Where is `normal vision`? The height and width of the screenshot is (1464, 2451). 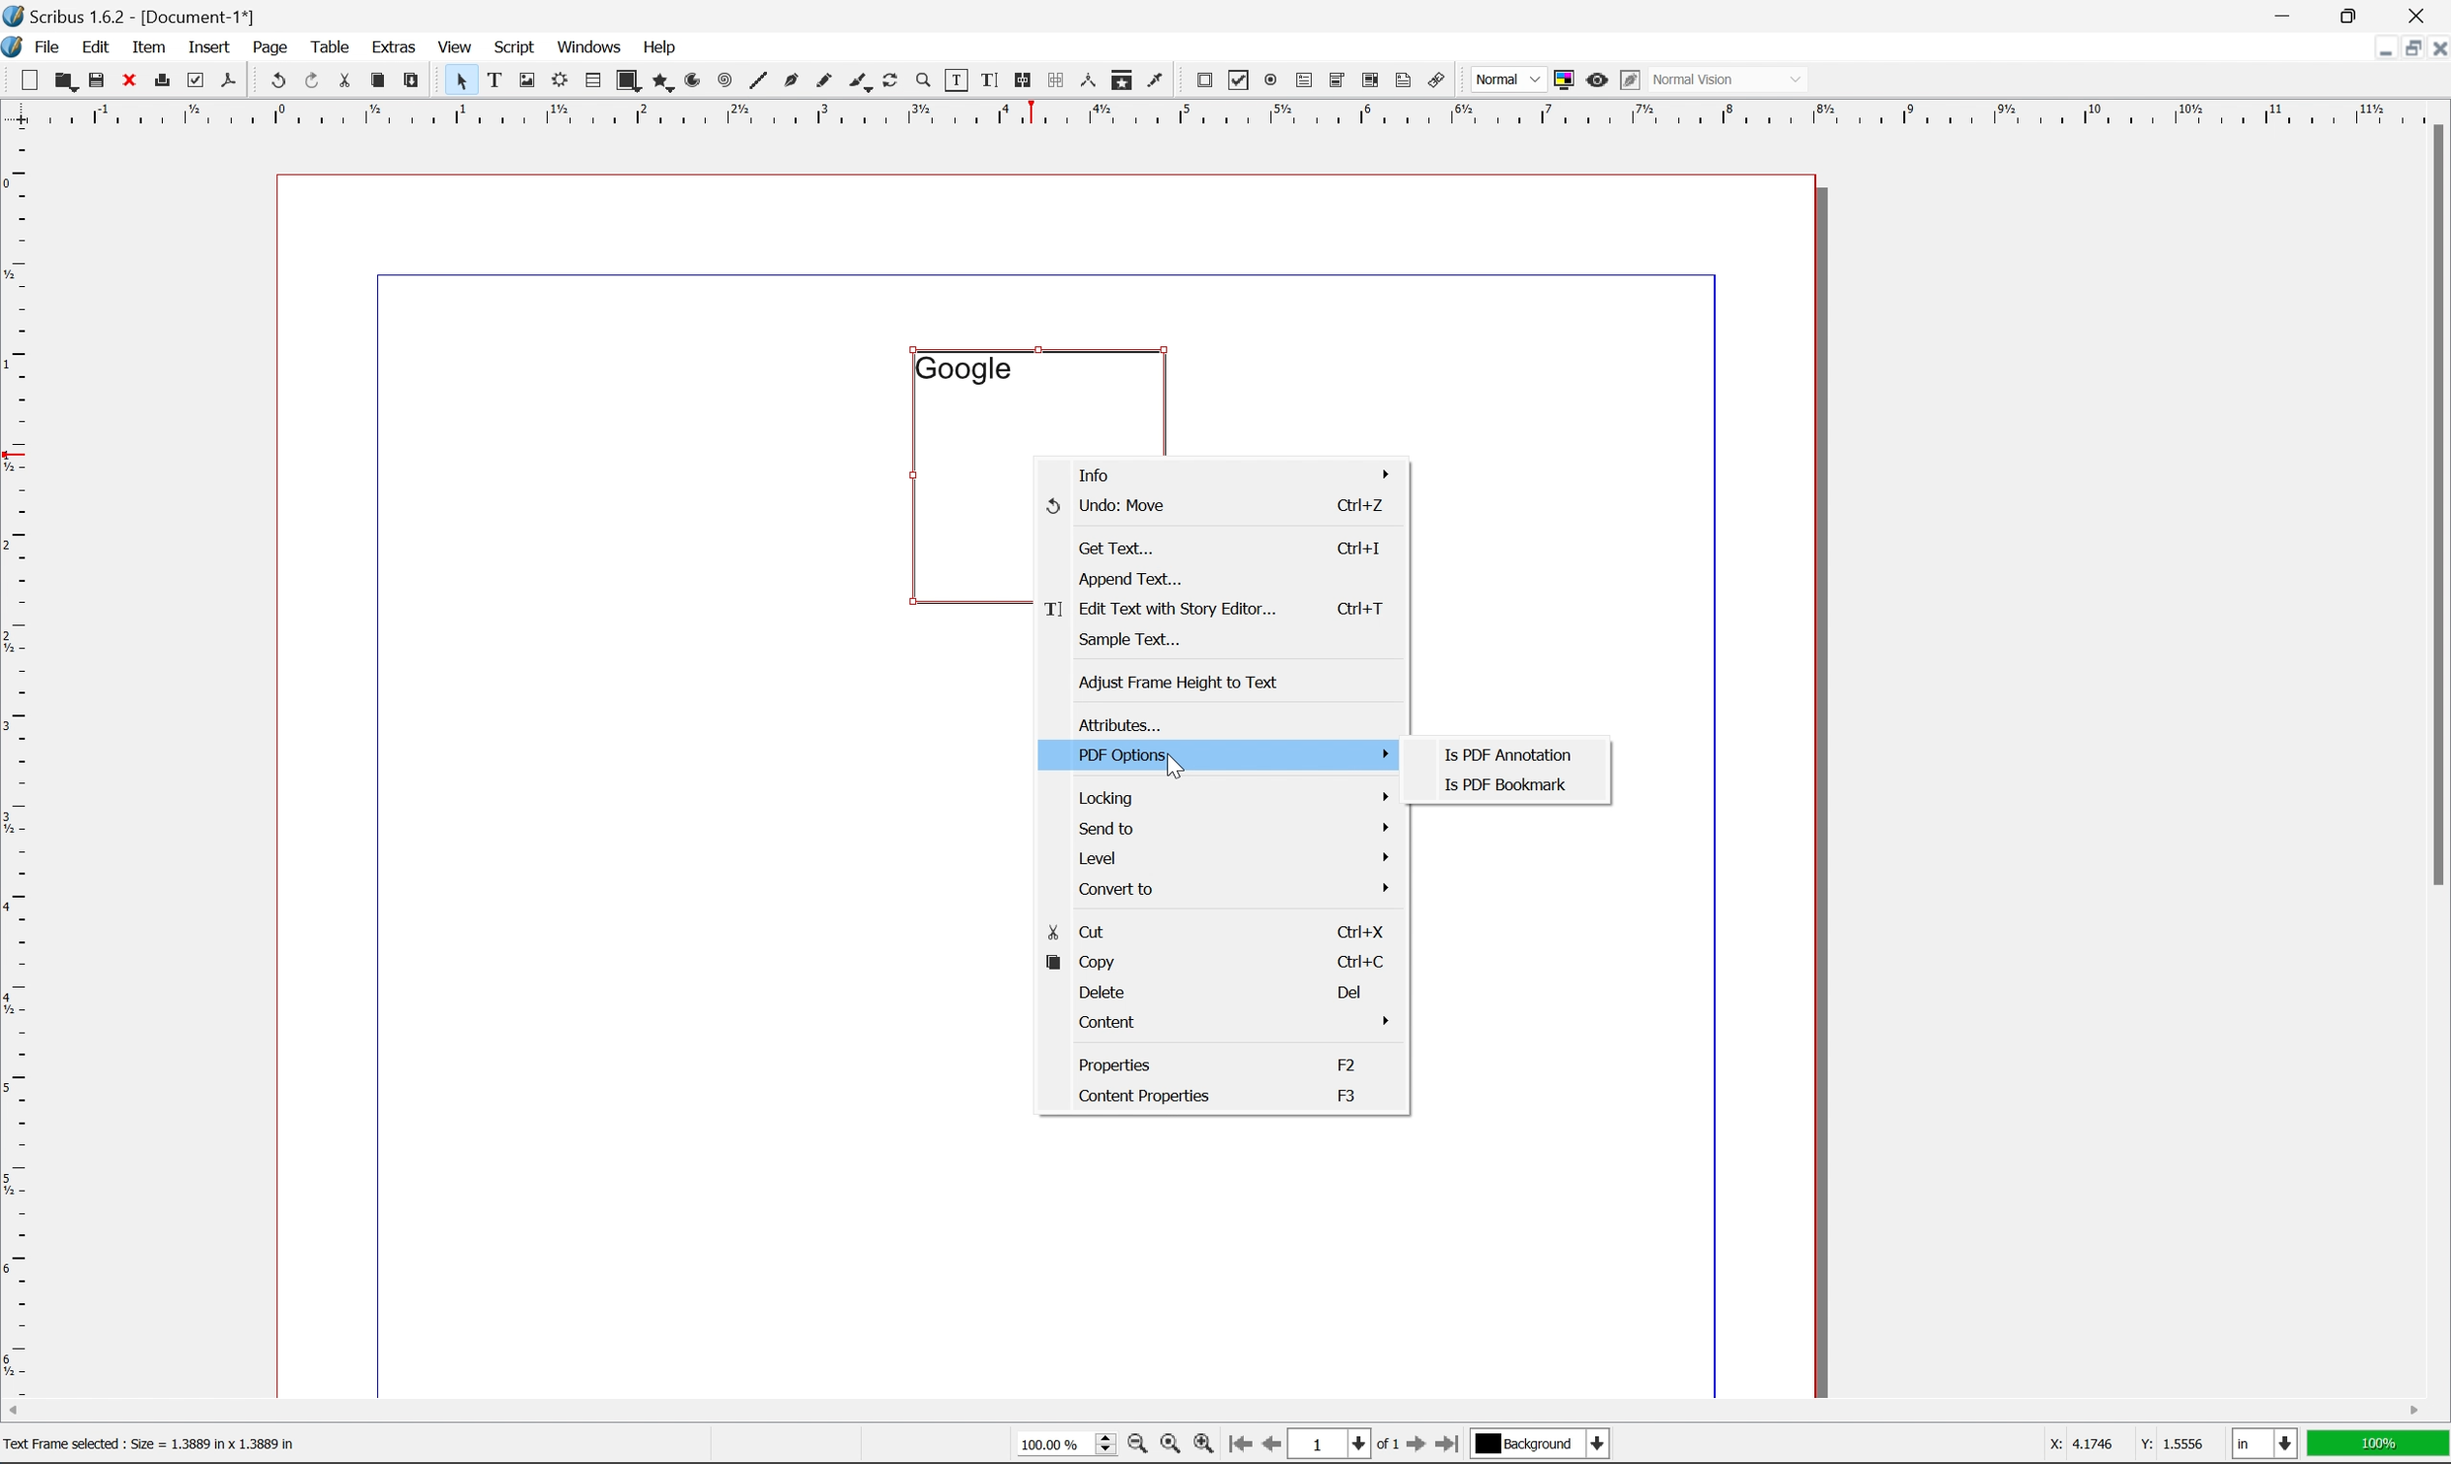 normal vision is located at coordinates (1730, 79).